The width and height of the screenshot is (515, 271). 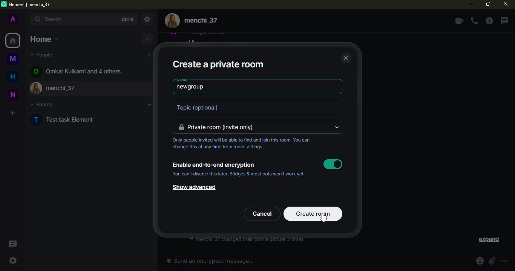 What do you see at coordinates (71, 119) in the screenshot?
I see `Test task Element` at bounding box center [71, 119].